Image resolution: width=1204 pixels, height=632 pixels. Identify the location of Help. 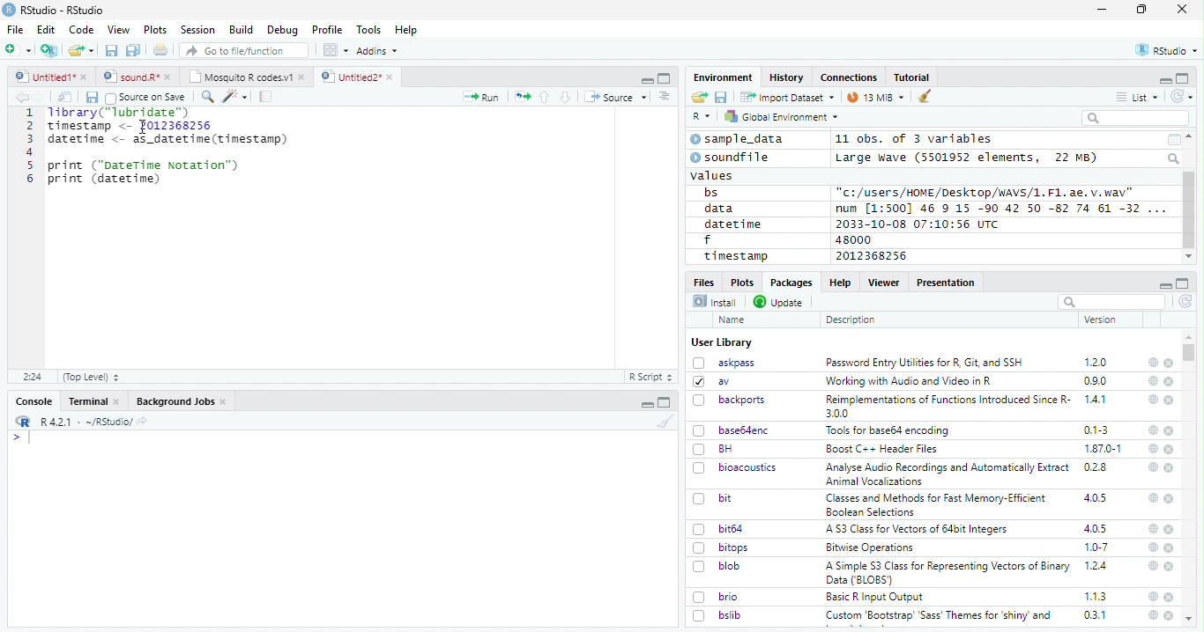
(839, 282).